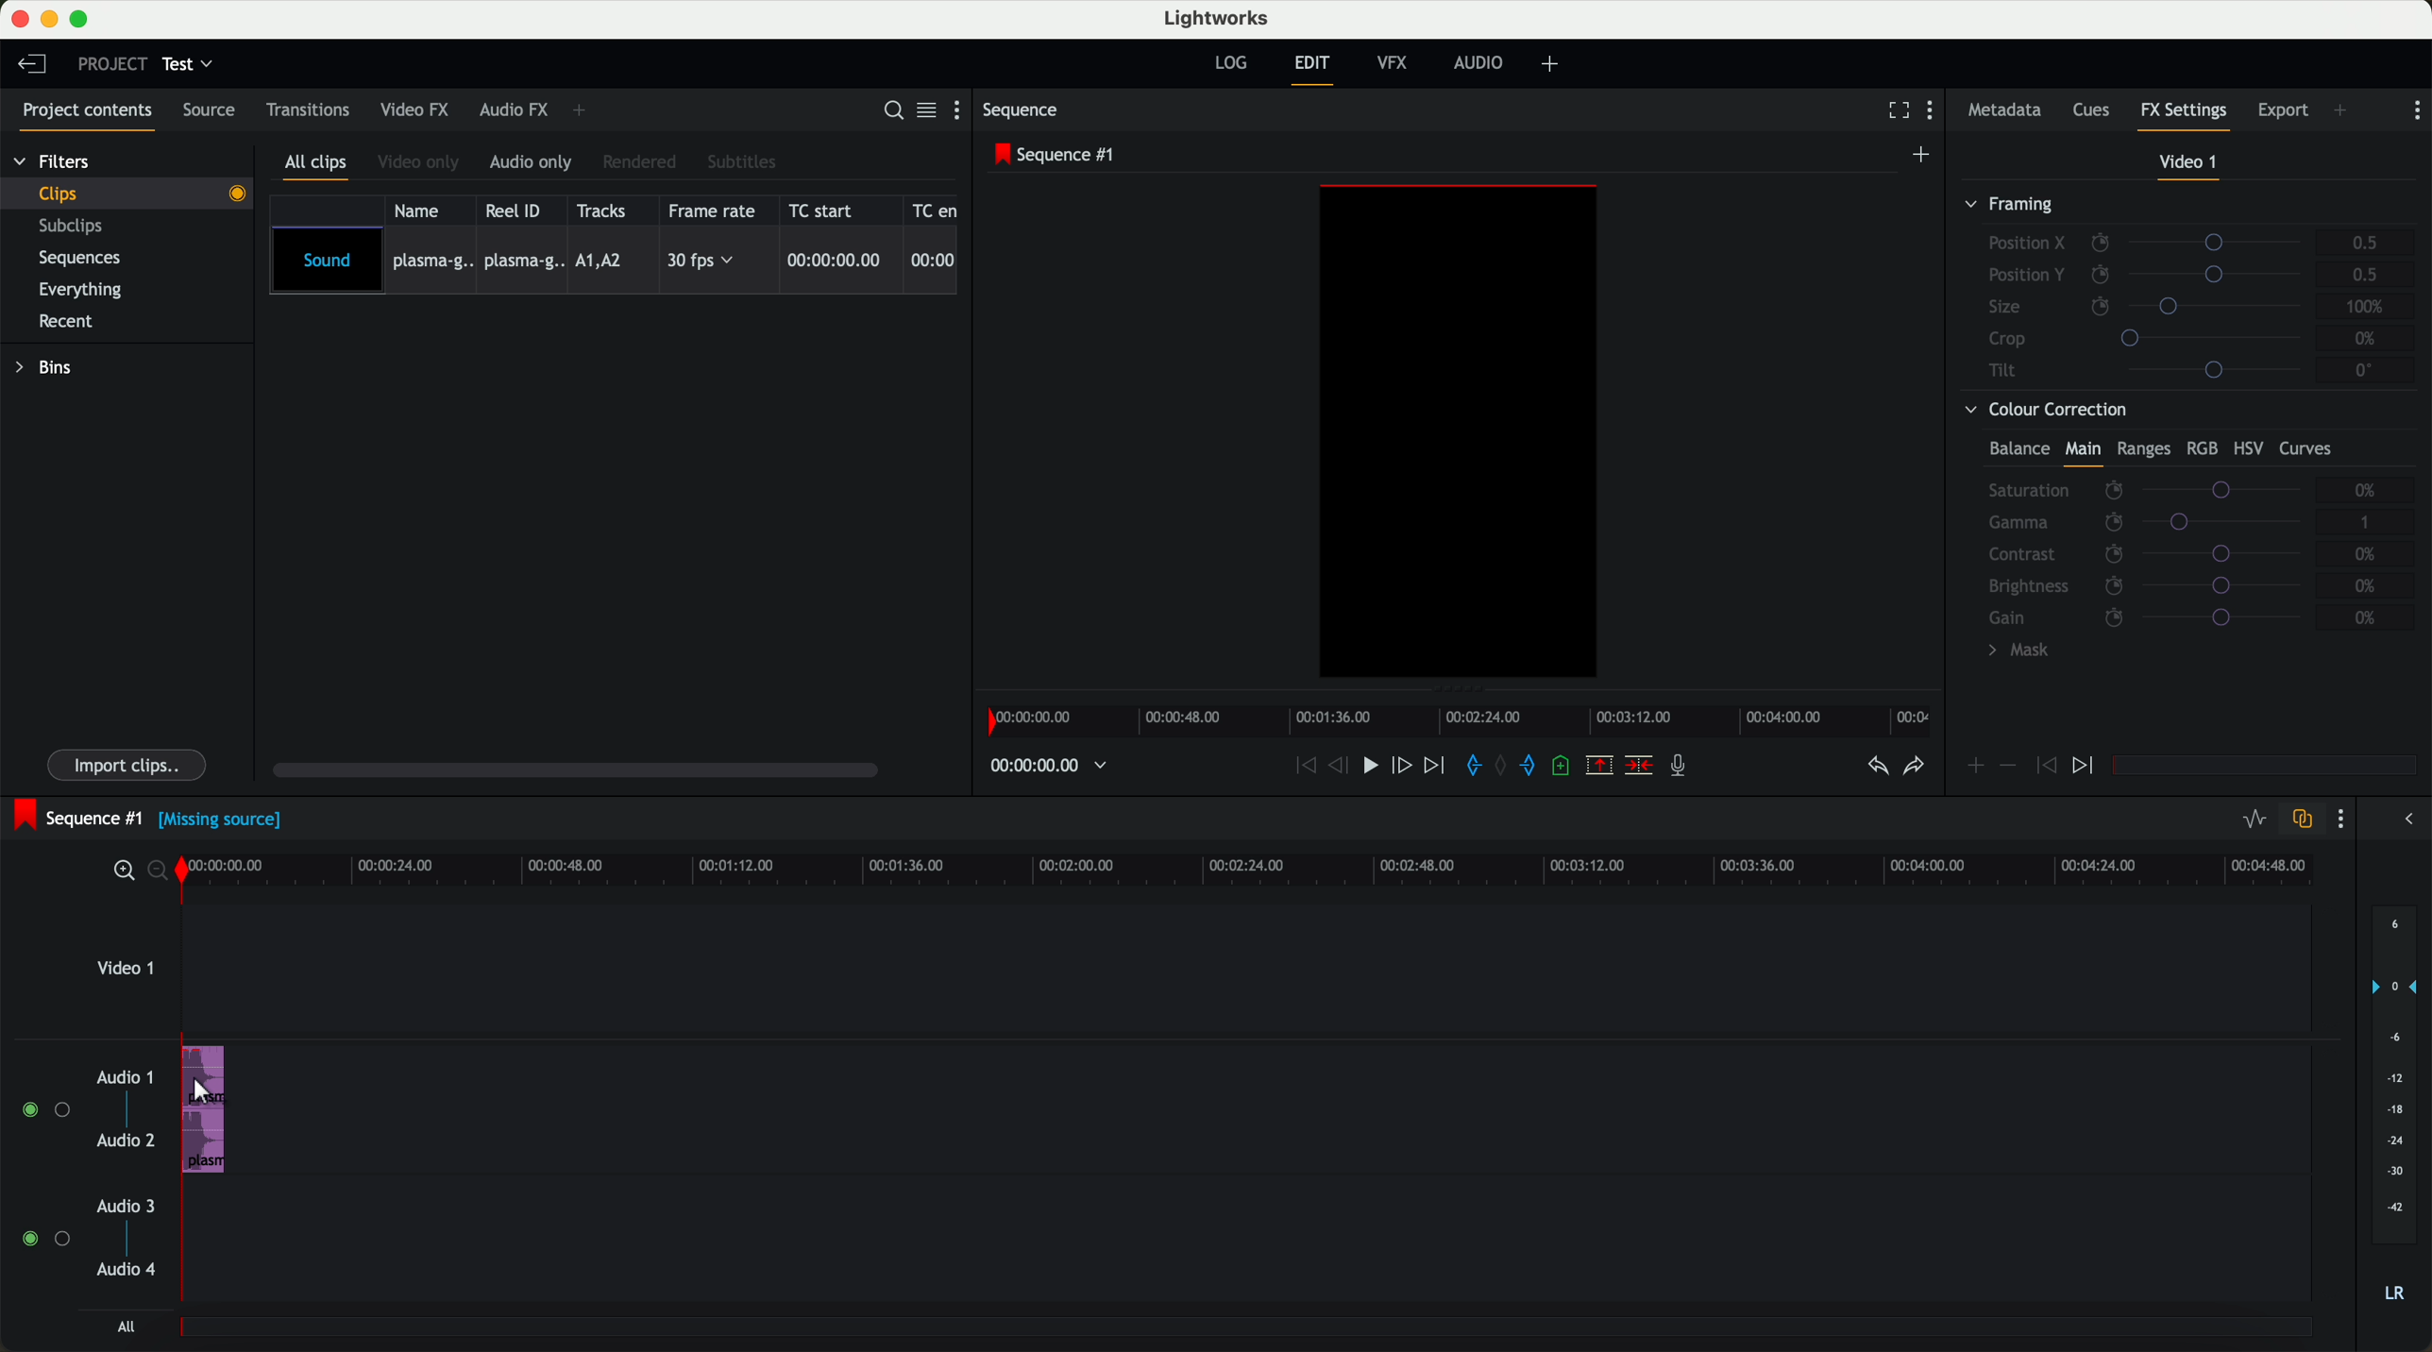 Image resolution: width=2432 pixels, height=1352 pixels. Describe the element at coordinates (2345, 821) in the screenshot. I see `show settings menu` at that location.